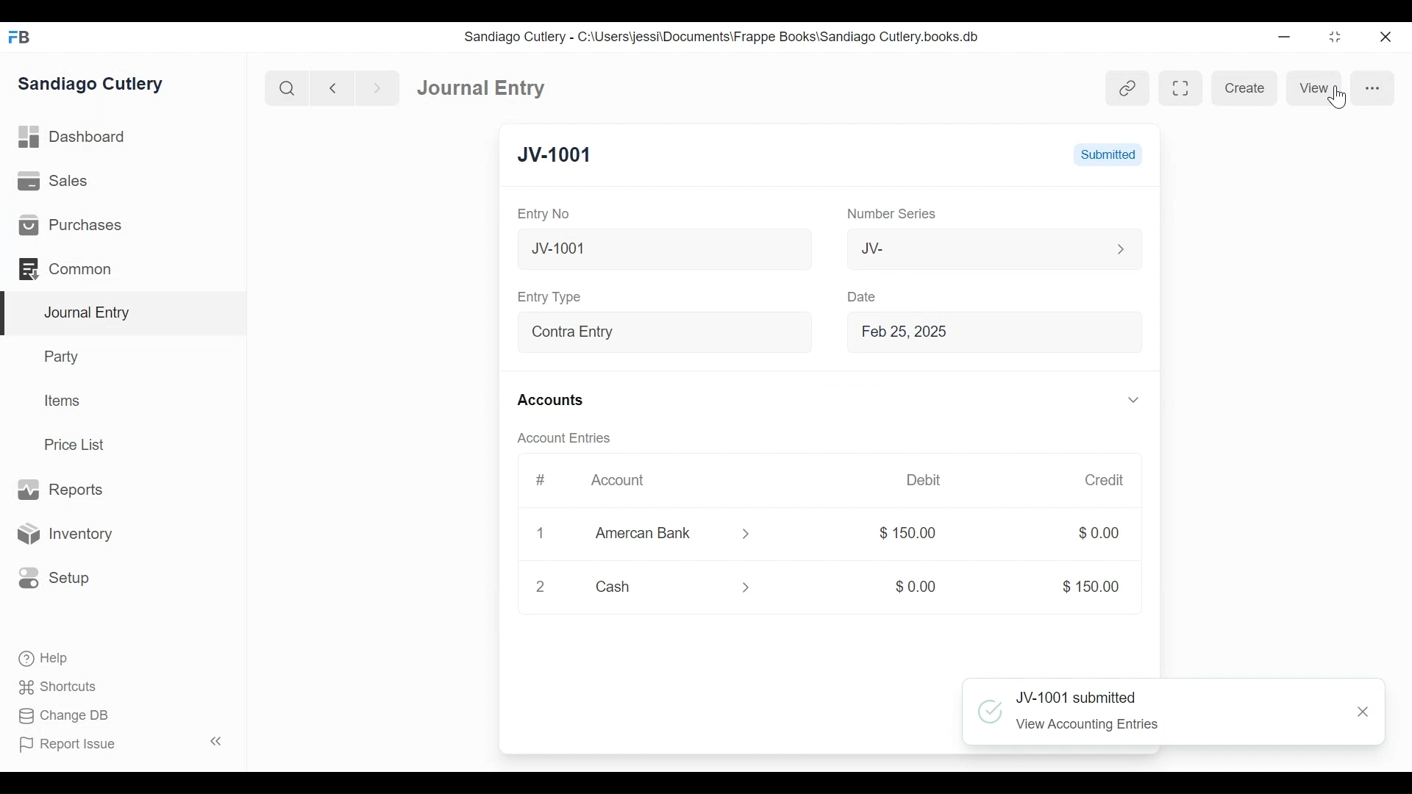 This screenshot has height=794, width=1412. I want to click on close, so click(541, 586).